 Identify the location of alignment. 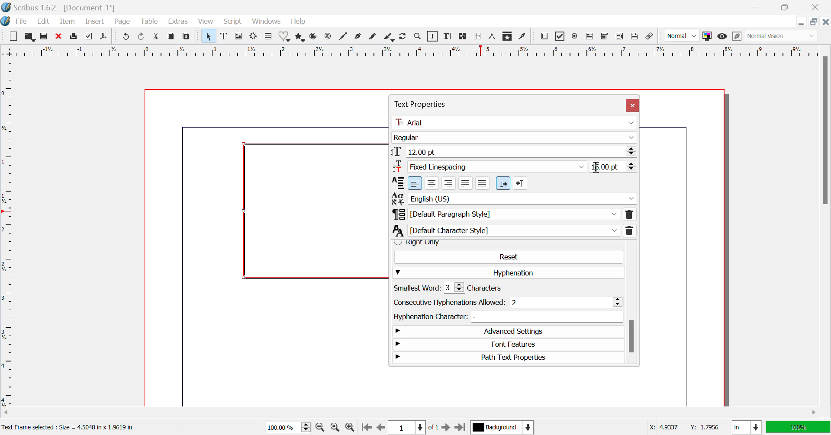
(397, 183).